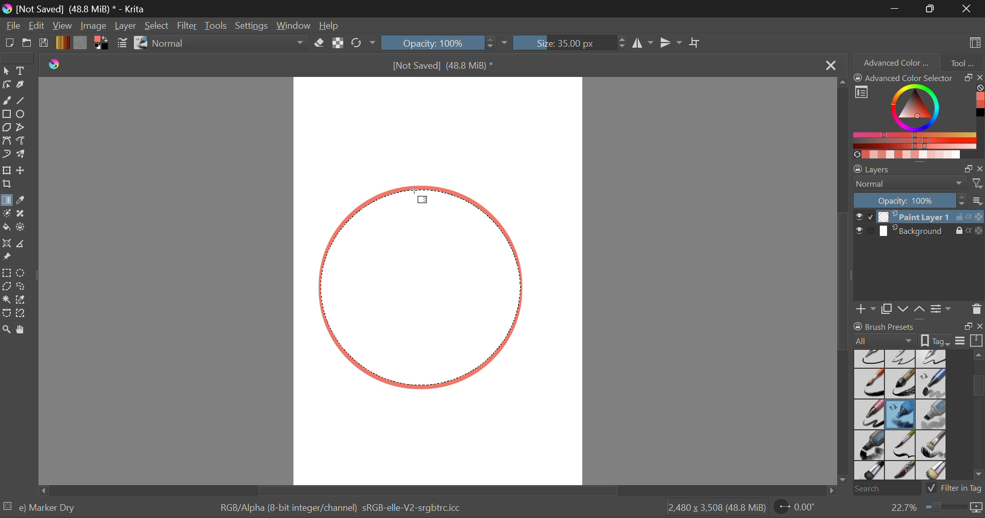 The image size is (985, 518). I want to click on Marker Plain, so click(869, 446).